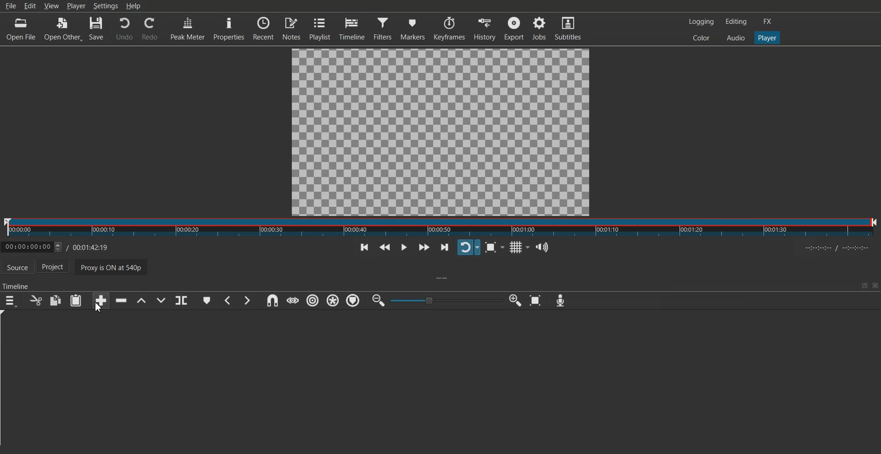 The width and height of the screenshot is (881, 454). What do you see at coordinates (468, 247) in the screenshot?
I see `Toggle player lopping` at bounding box center [468, 247].